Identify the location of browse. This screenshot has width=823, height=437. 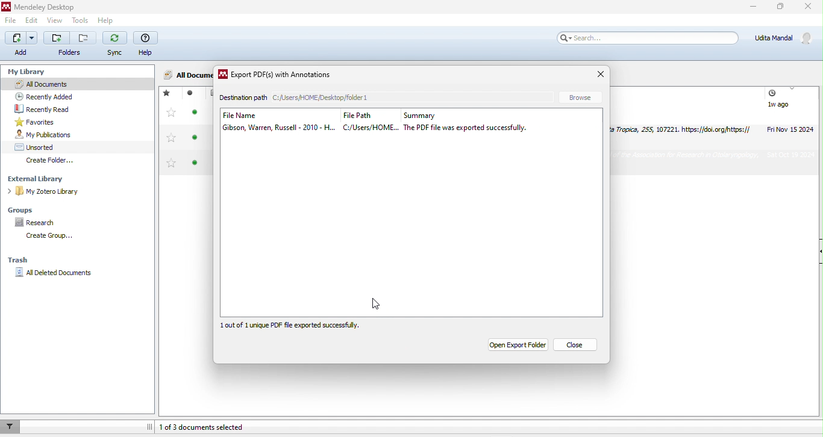
(584, 96).